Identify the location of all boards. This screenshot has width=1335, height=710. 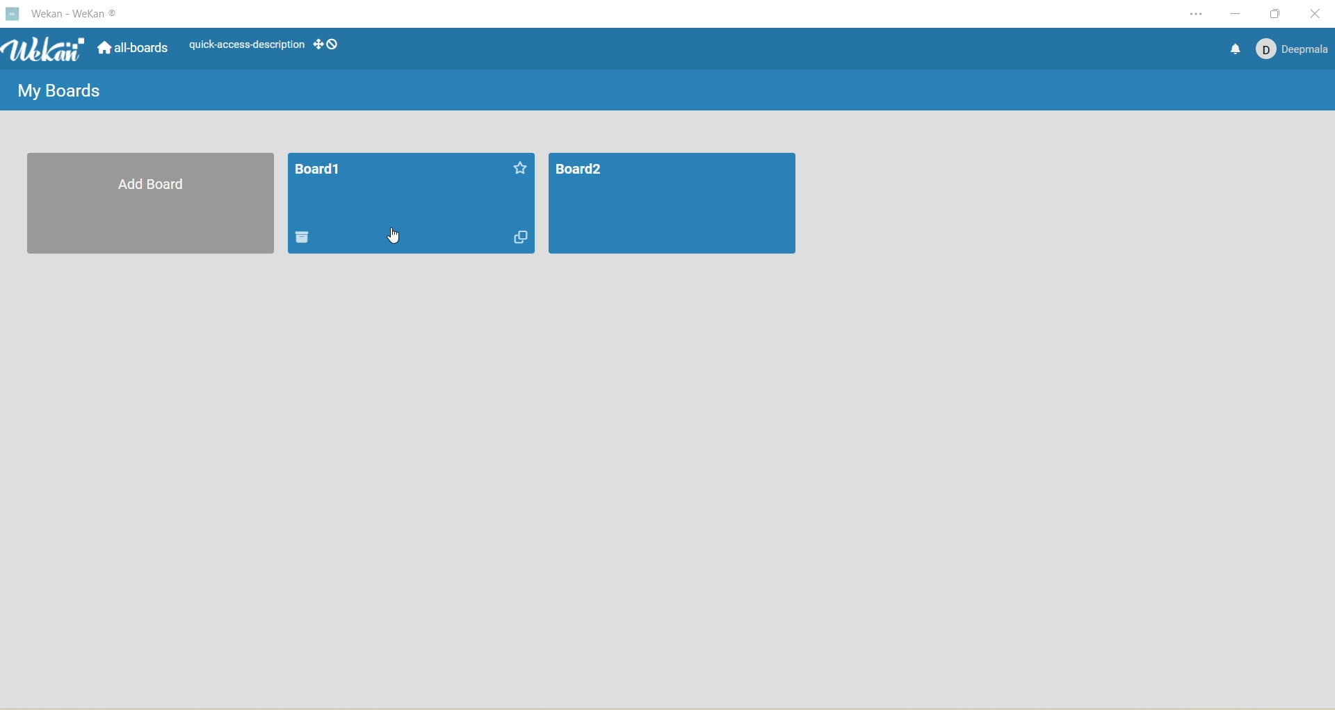
(130, 48).